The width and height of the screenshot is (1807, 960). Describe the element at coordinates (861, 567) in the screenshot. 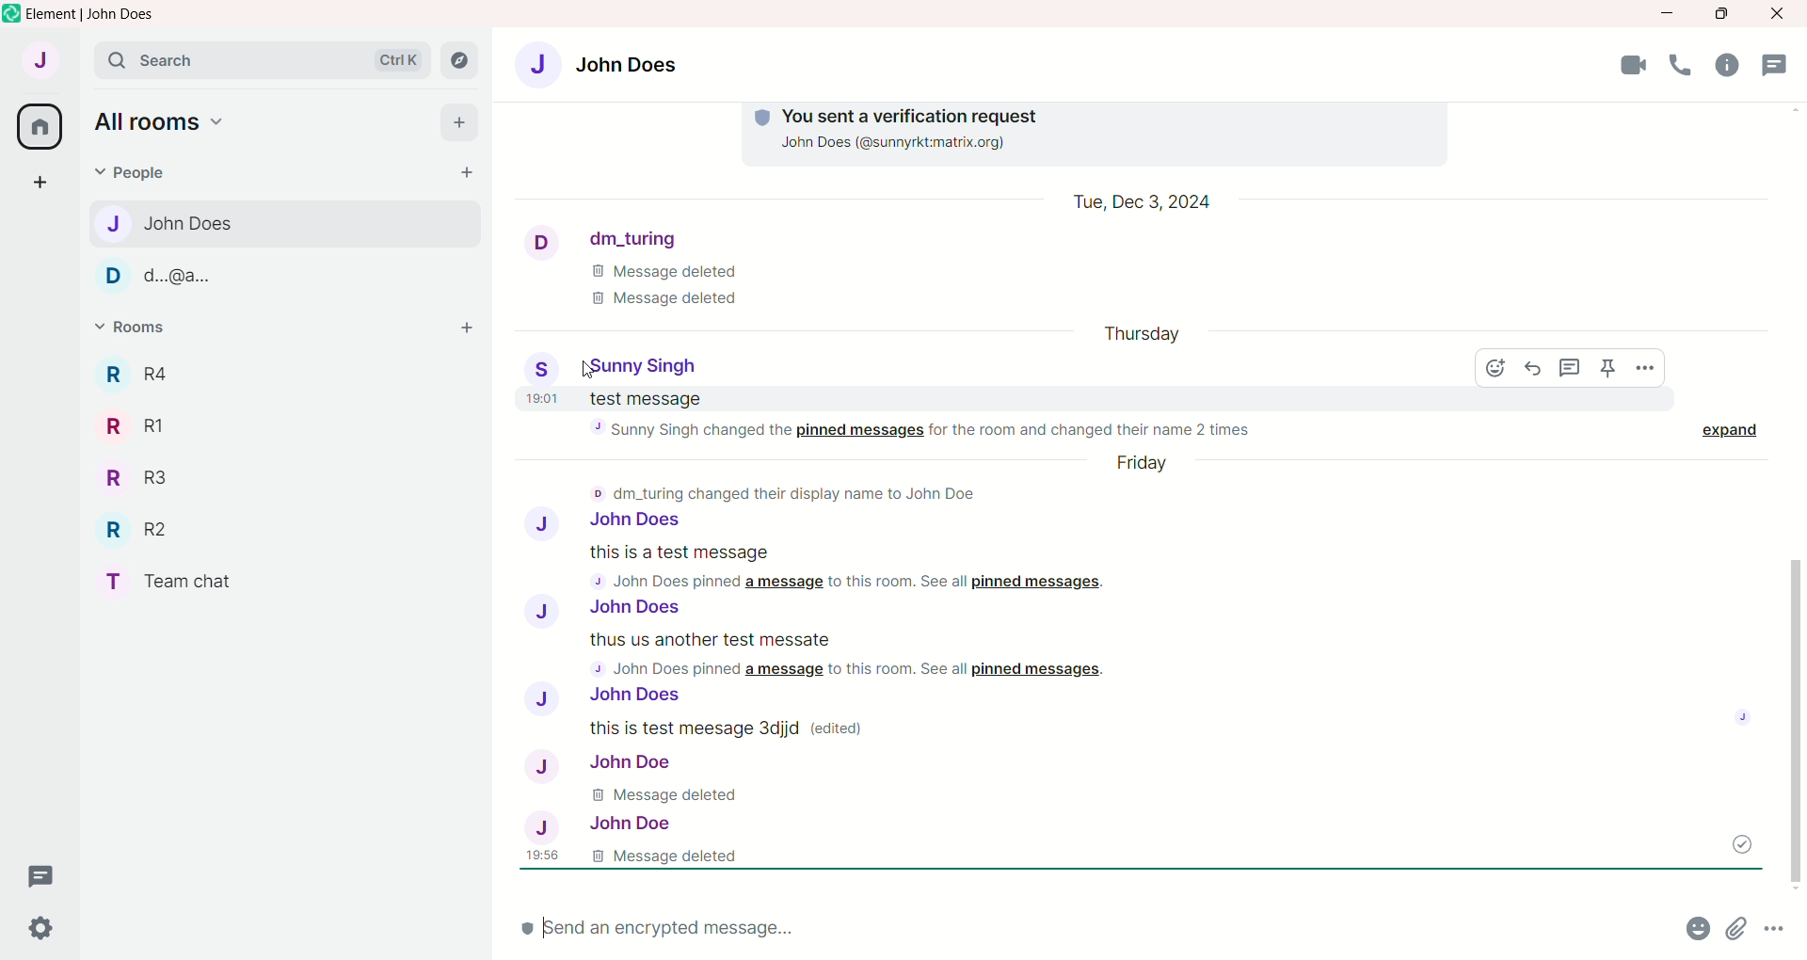

I see `this is a test message` at that location.